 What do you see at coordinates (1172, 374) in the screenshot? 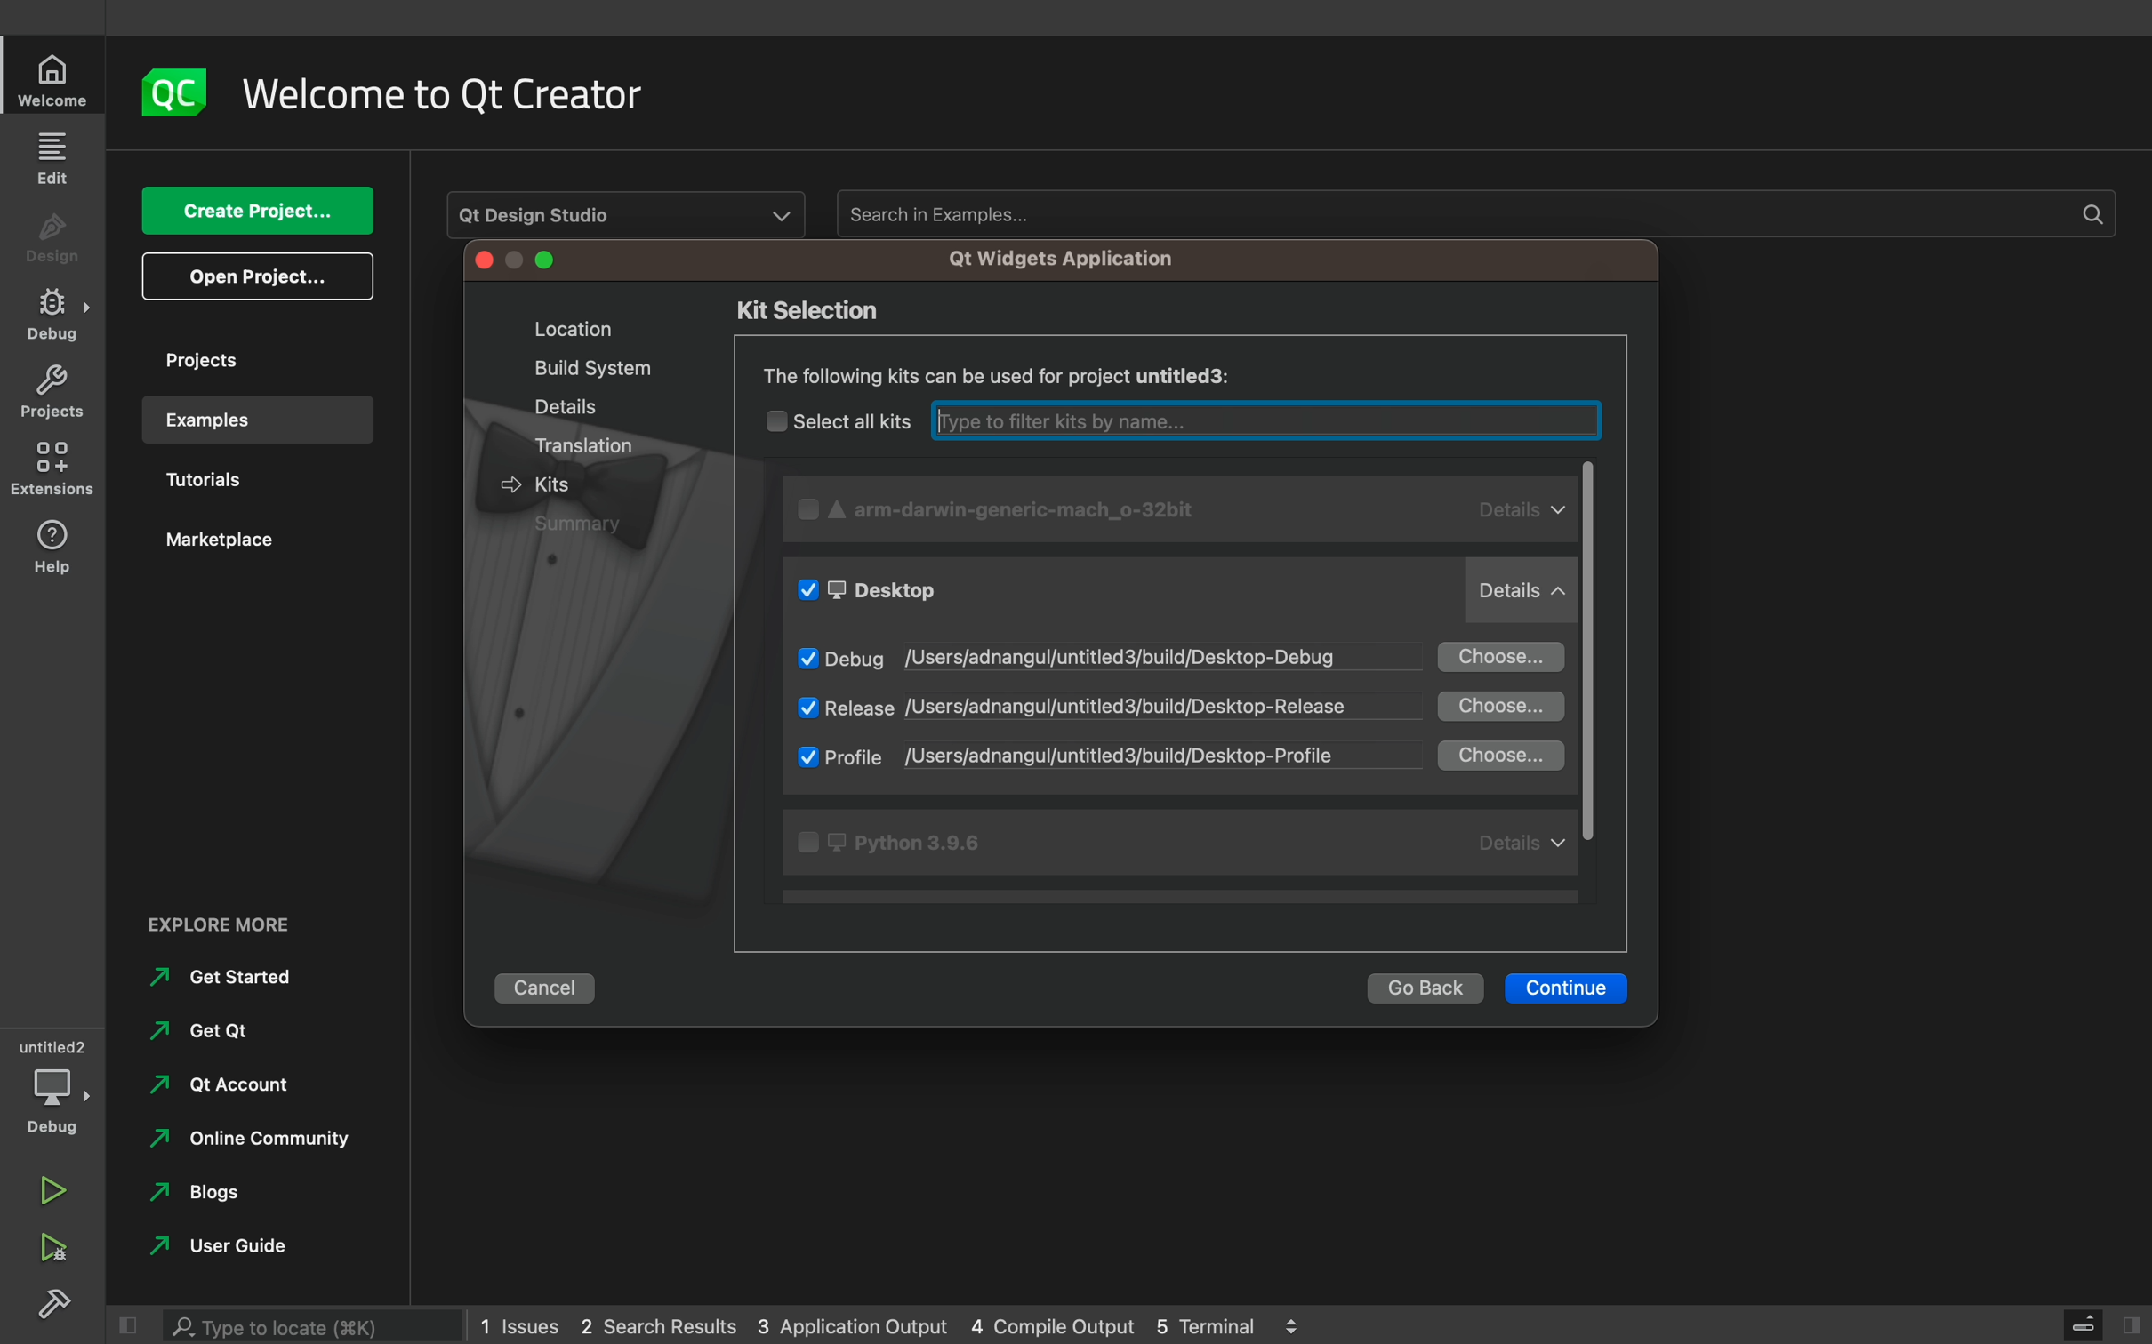
I see `select build system type` at bounding box center [1172, 374].